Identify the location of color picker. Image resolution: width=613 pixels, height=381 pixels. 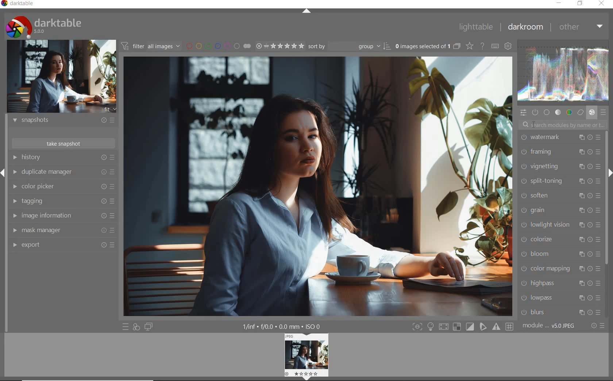
(64, 186).